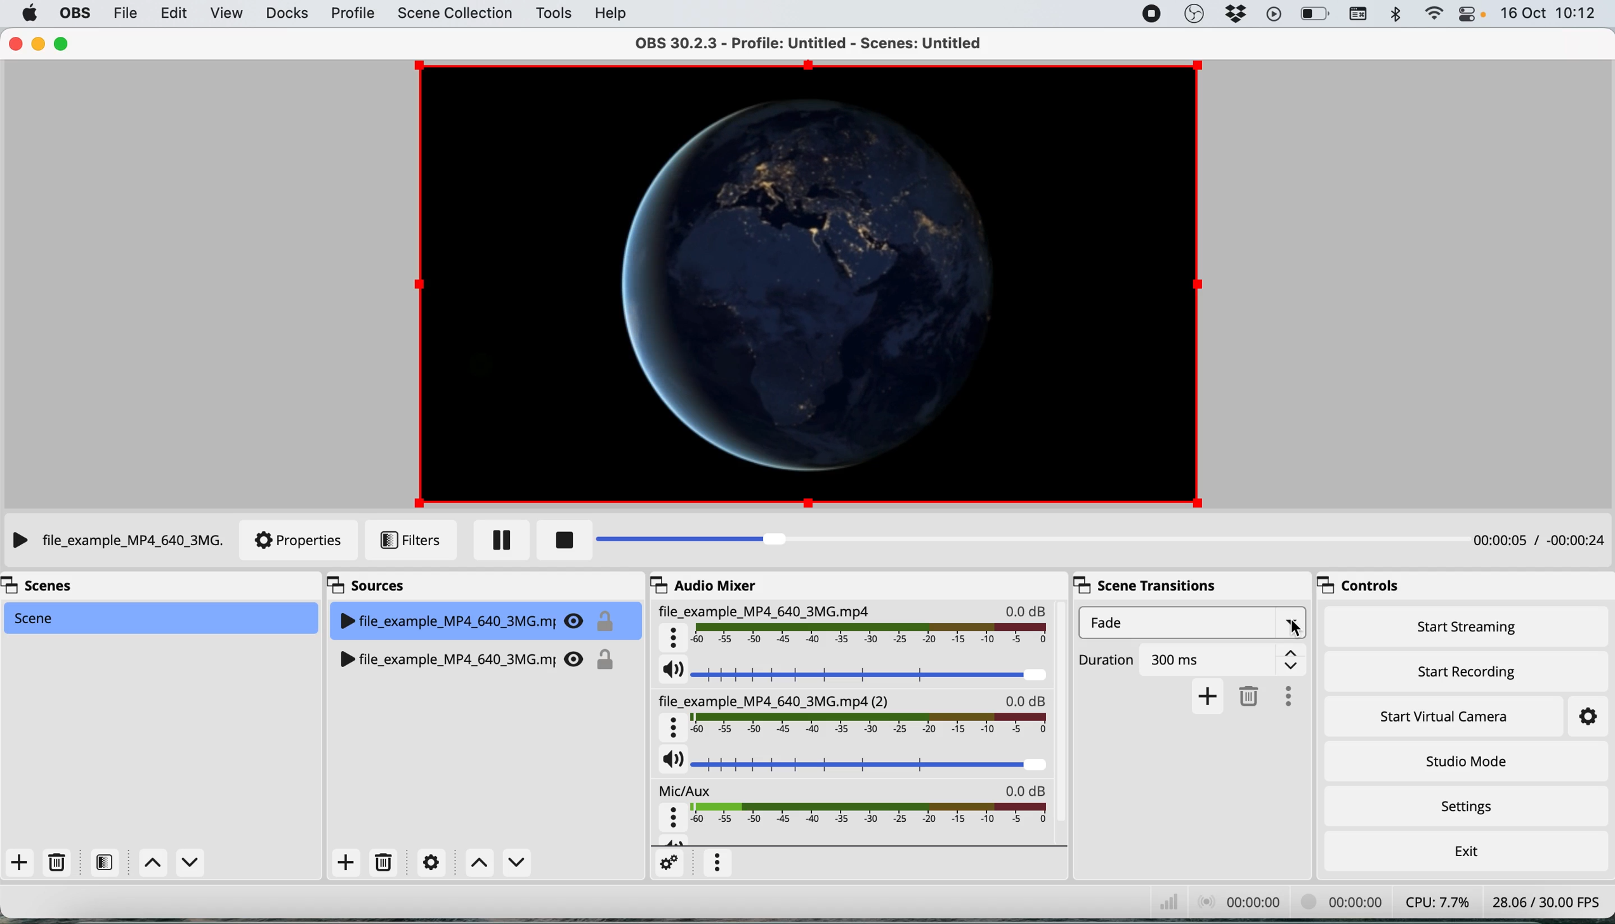  What do you see at coordinates (1591, 715) in the screenshot?
I see `settings` at bounding box center [1591, 715].